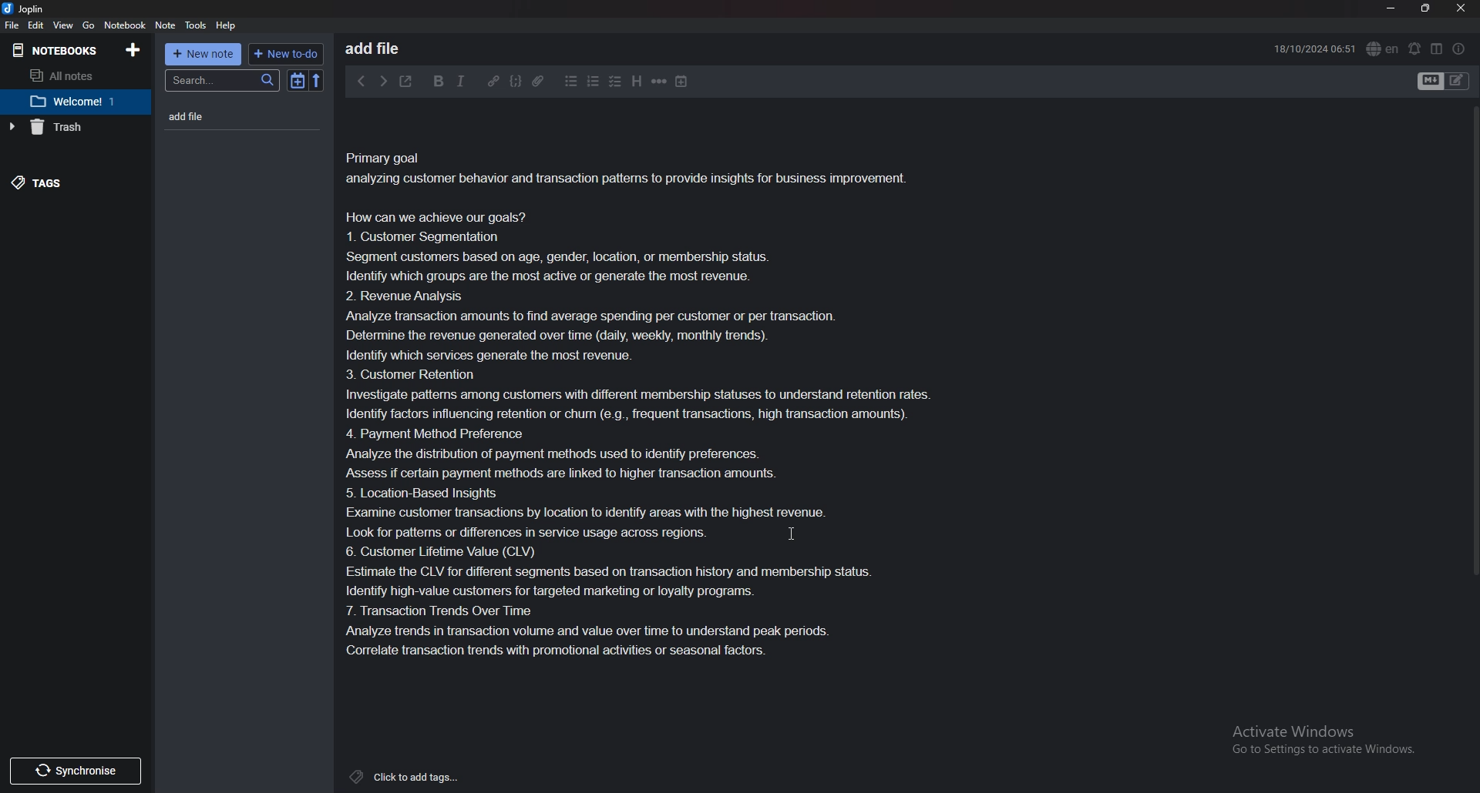  Describe the element at coordinates (88, 26) in the screenshot. I see `Go` at that location.